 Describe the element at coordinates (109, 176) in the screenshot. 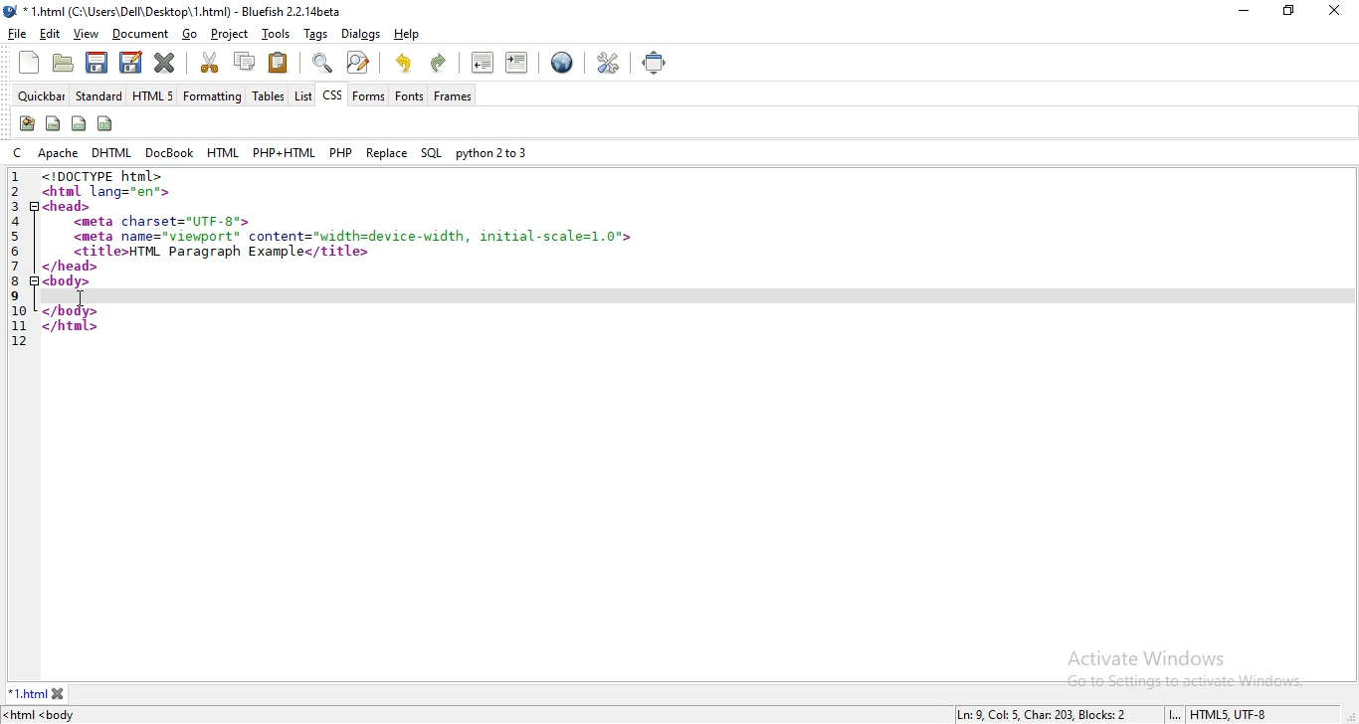

I see `<!DOCTYPE html>` at that location.